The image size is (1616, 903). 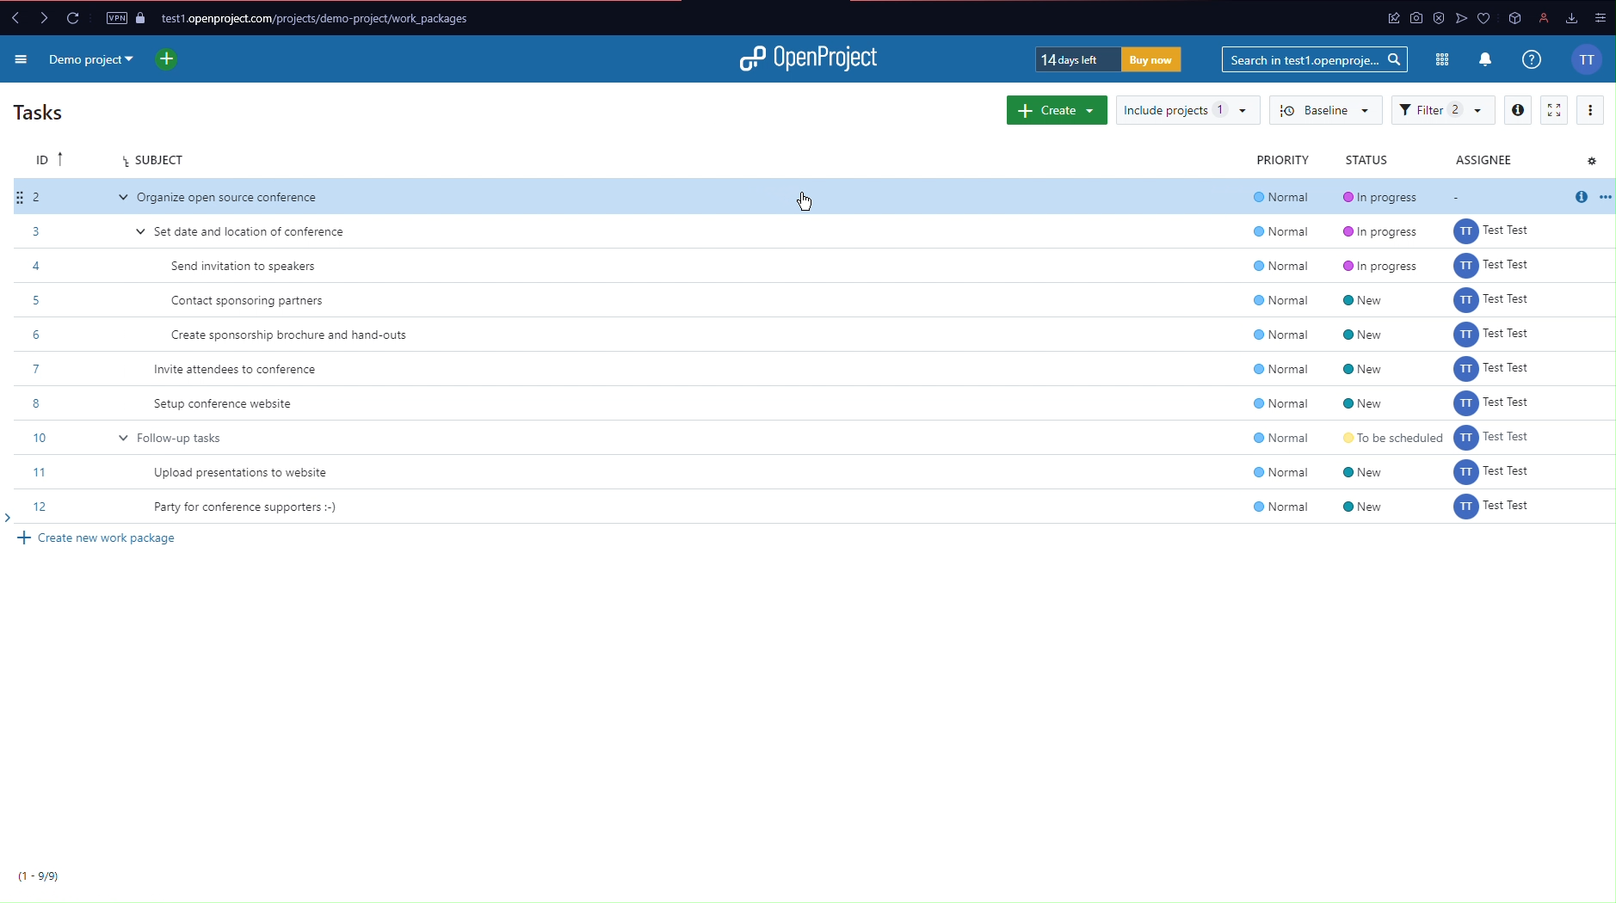 What do you see at coordinates (1388, 437) in the screenshot?
I see `status info: to be scheduled` at bounding box center [1388, 437].